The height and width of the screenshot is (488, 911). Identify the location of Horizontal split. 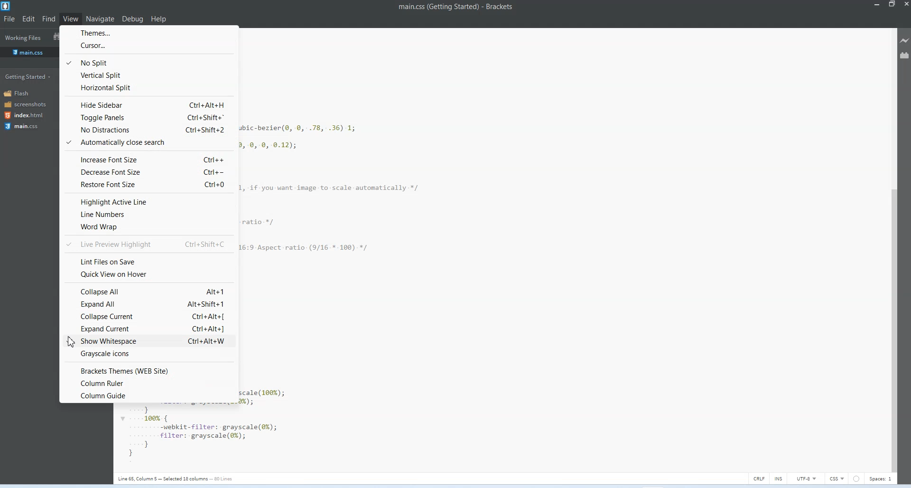
(148, 88).